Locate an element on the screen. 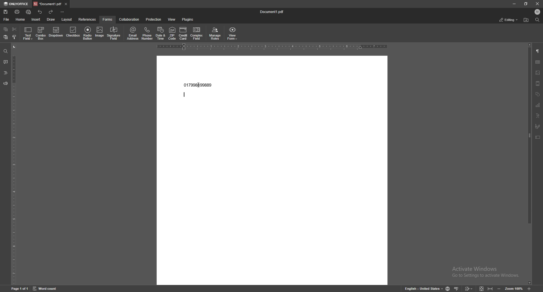  zoom in is located at coordinates (529, 289).